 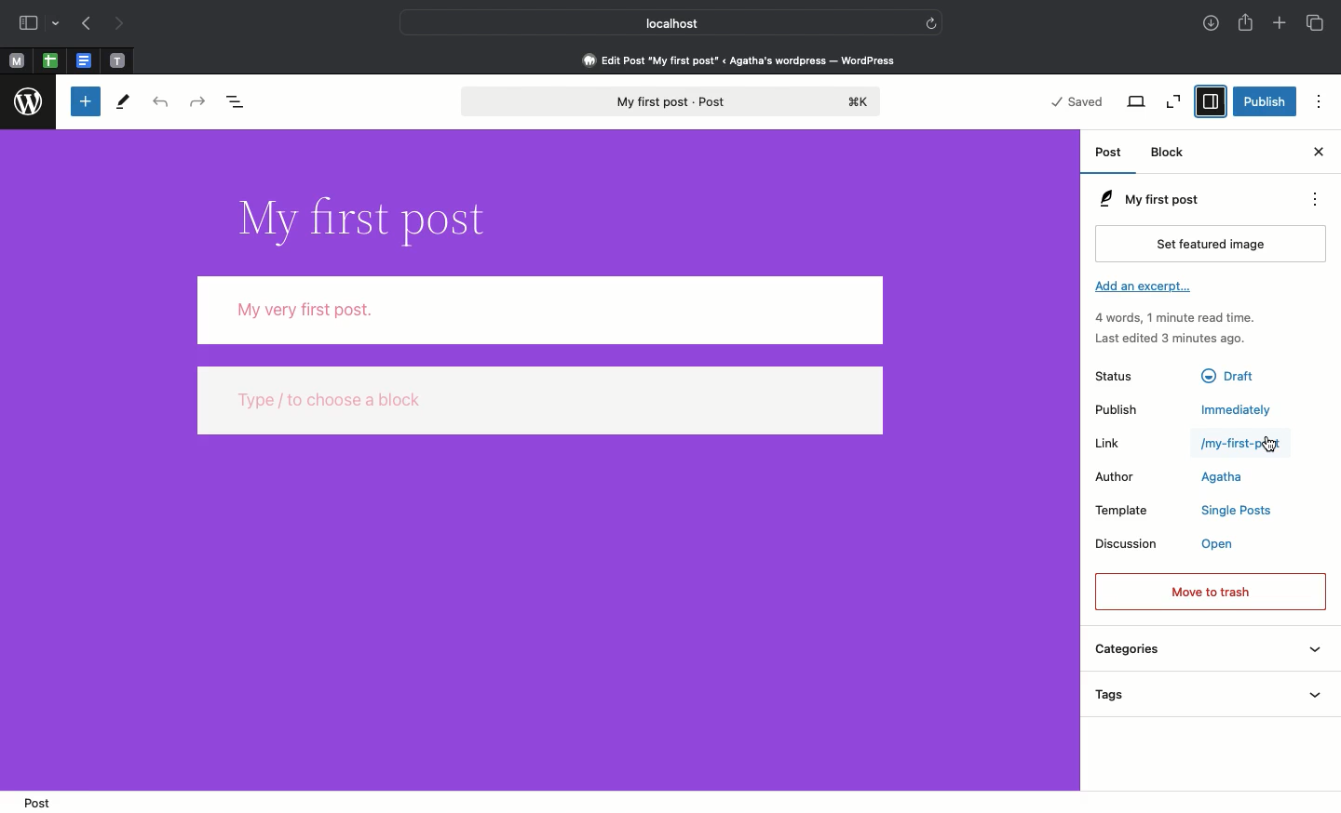 I want to click on Immediately, so click(x=1239, y=408).